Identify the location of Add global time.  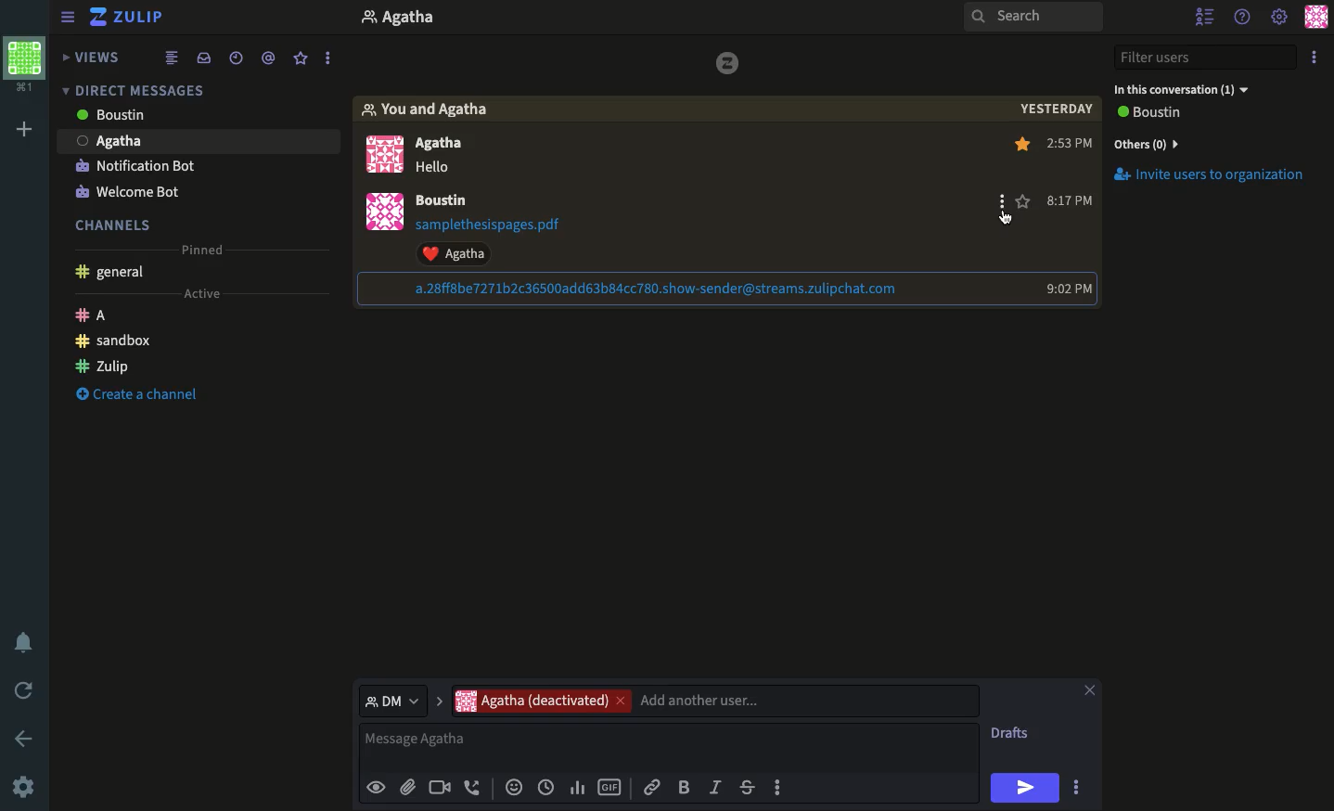
(549, 787).